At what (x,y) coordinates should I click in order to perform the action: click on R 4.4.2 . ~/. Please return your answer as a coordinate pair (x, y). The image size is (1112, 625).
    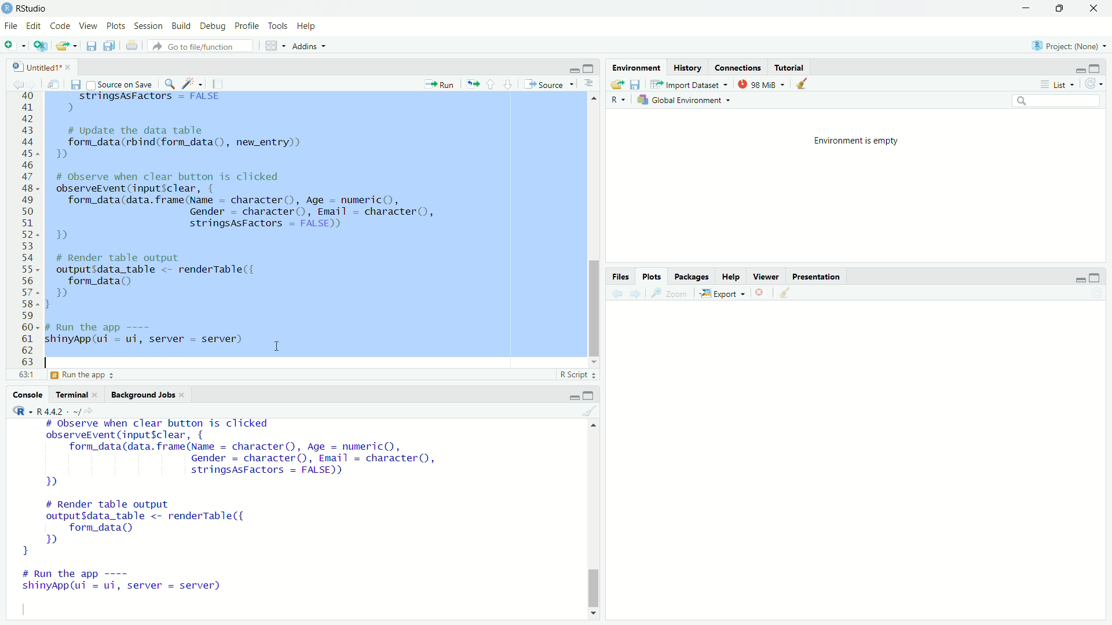
    Looking at the image, I should click on (59, 411).